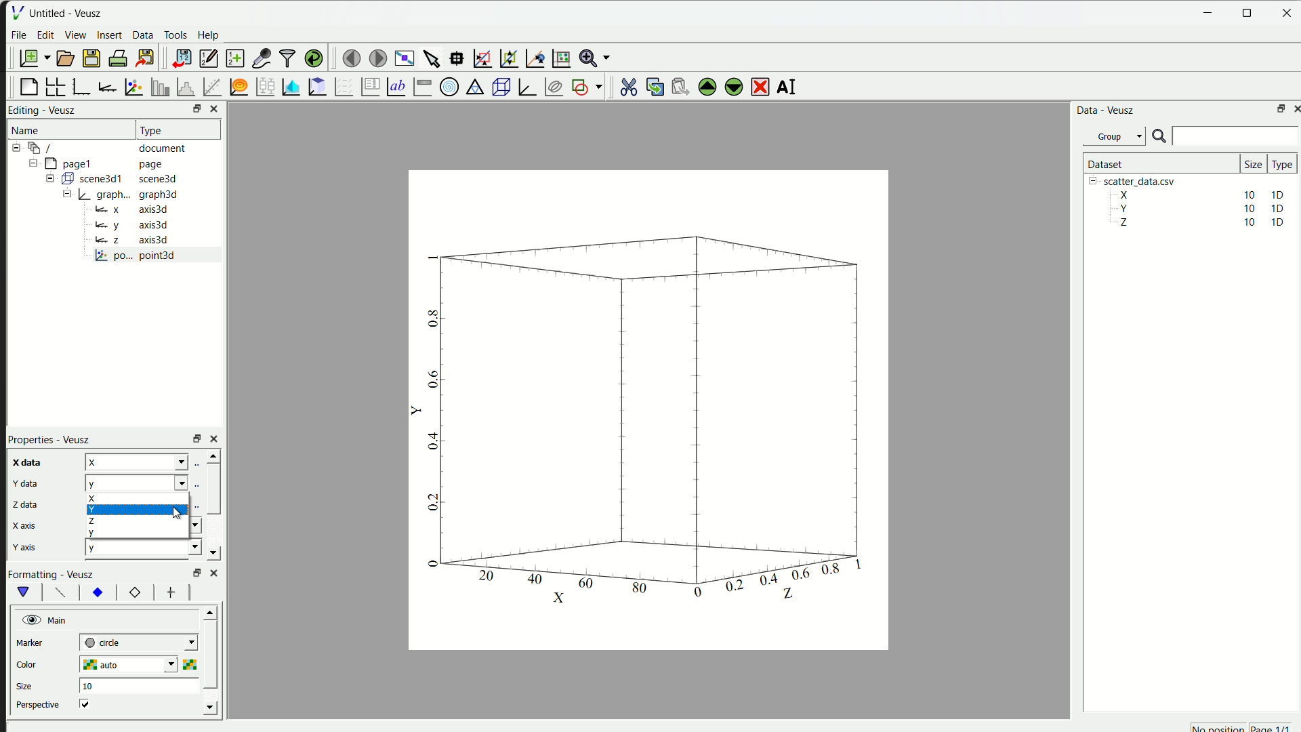  What do you see at coordinates (129, 240) in the screenshot?
I see `Bz  axis3d` at bounding box center [129, 240].